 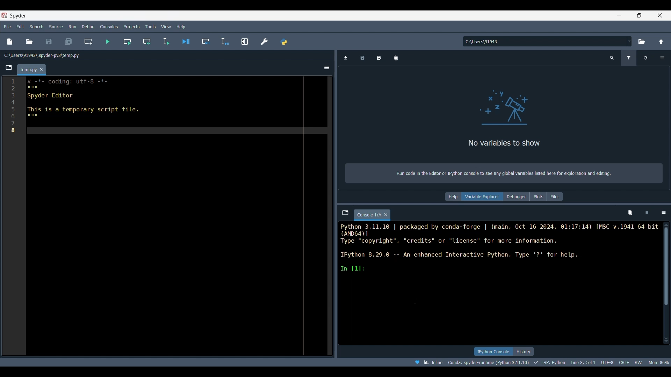 I want to click on Debugger, so click(x=516, y=197).